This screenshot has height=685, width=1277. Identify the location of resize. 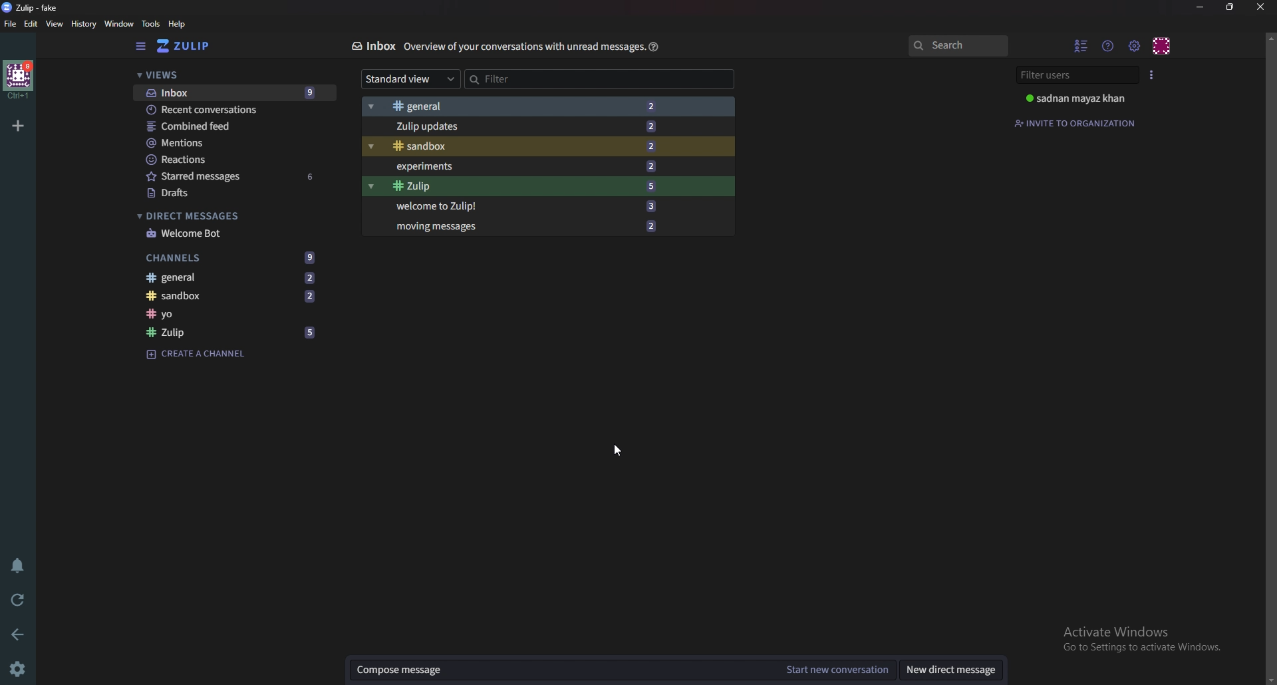
(1232, 8).